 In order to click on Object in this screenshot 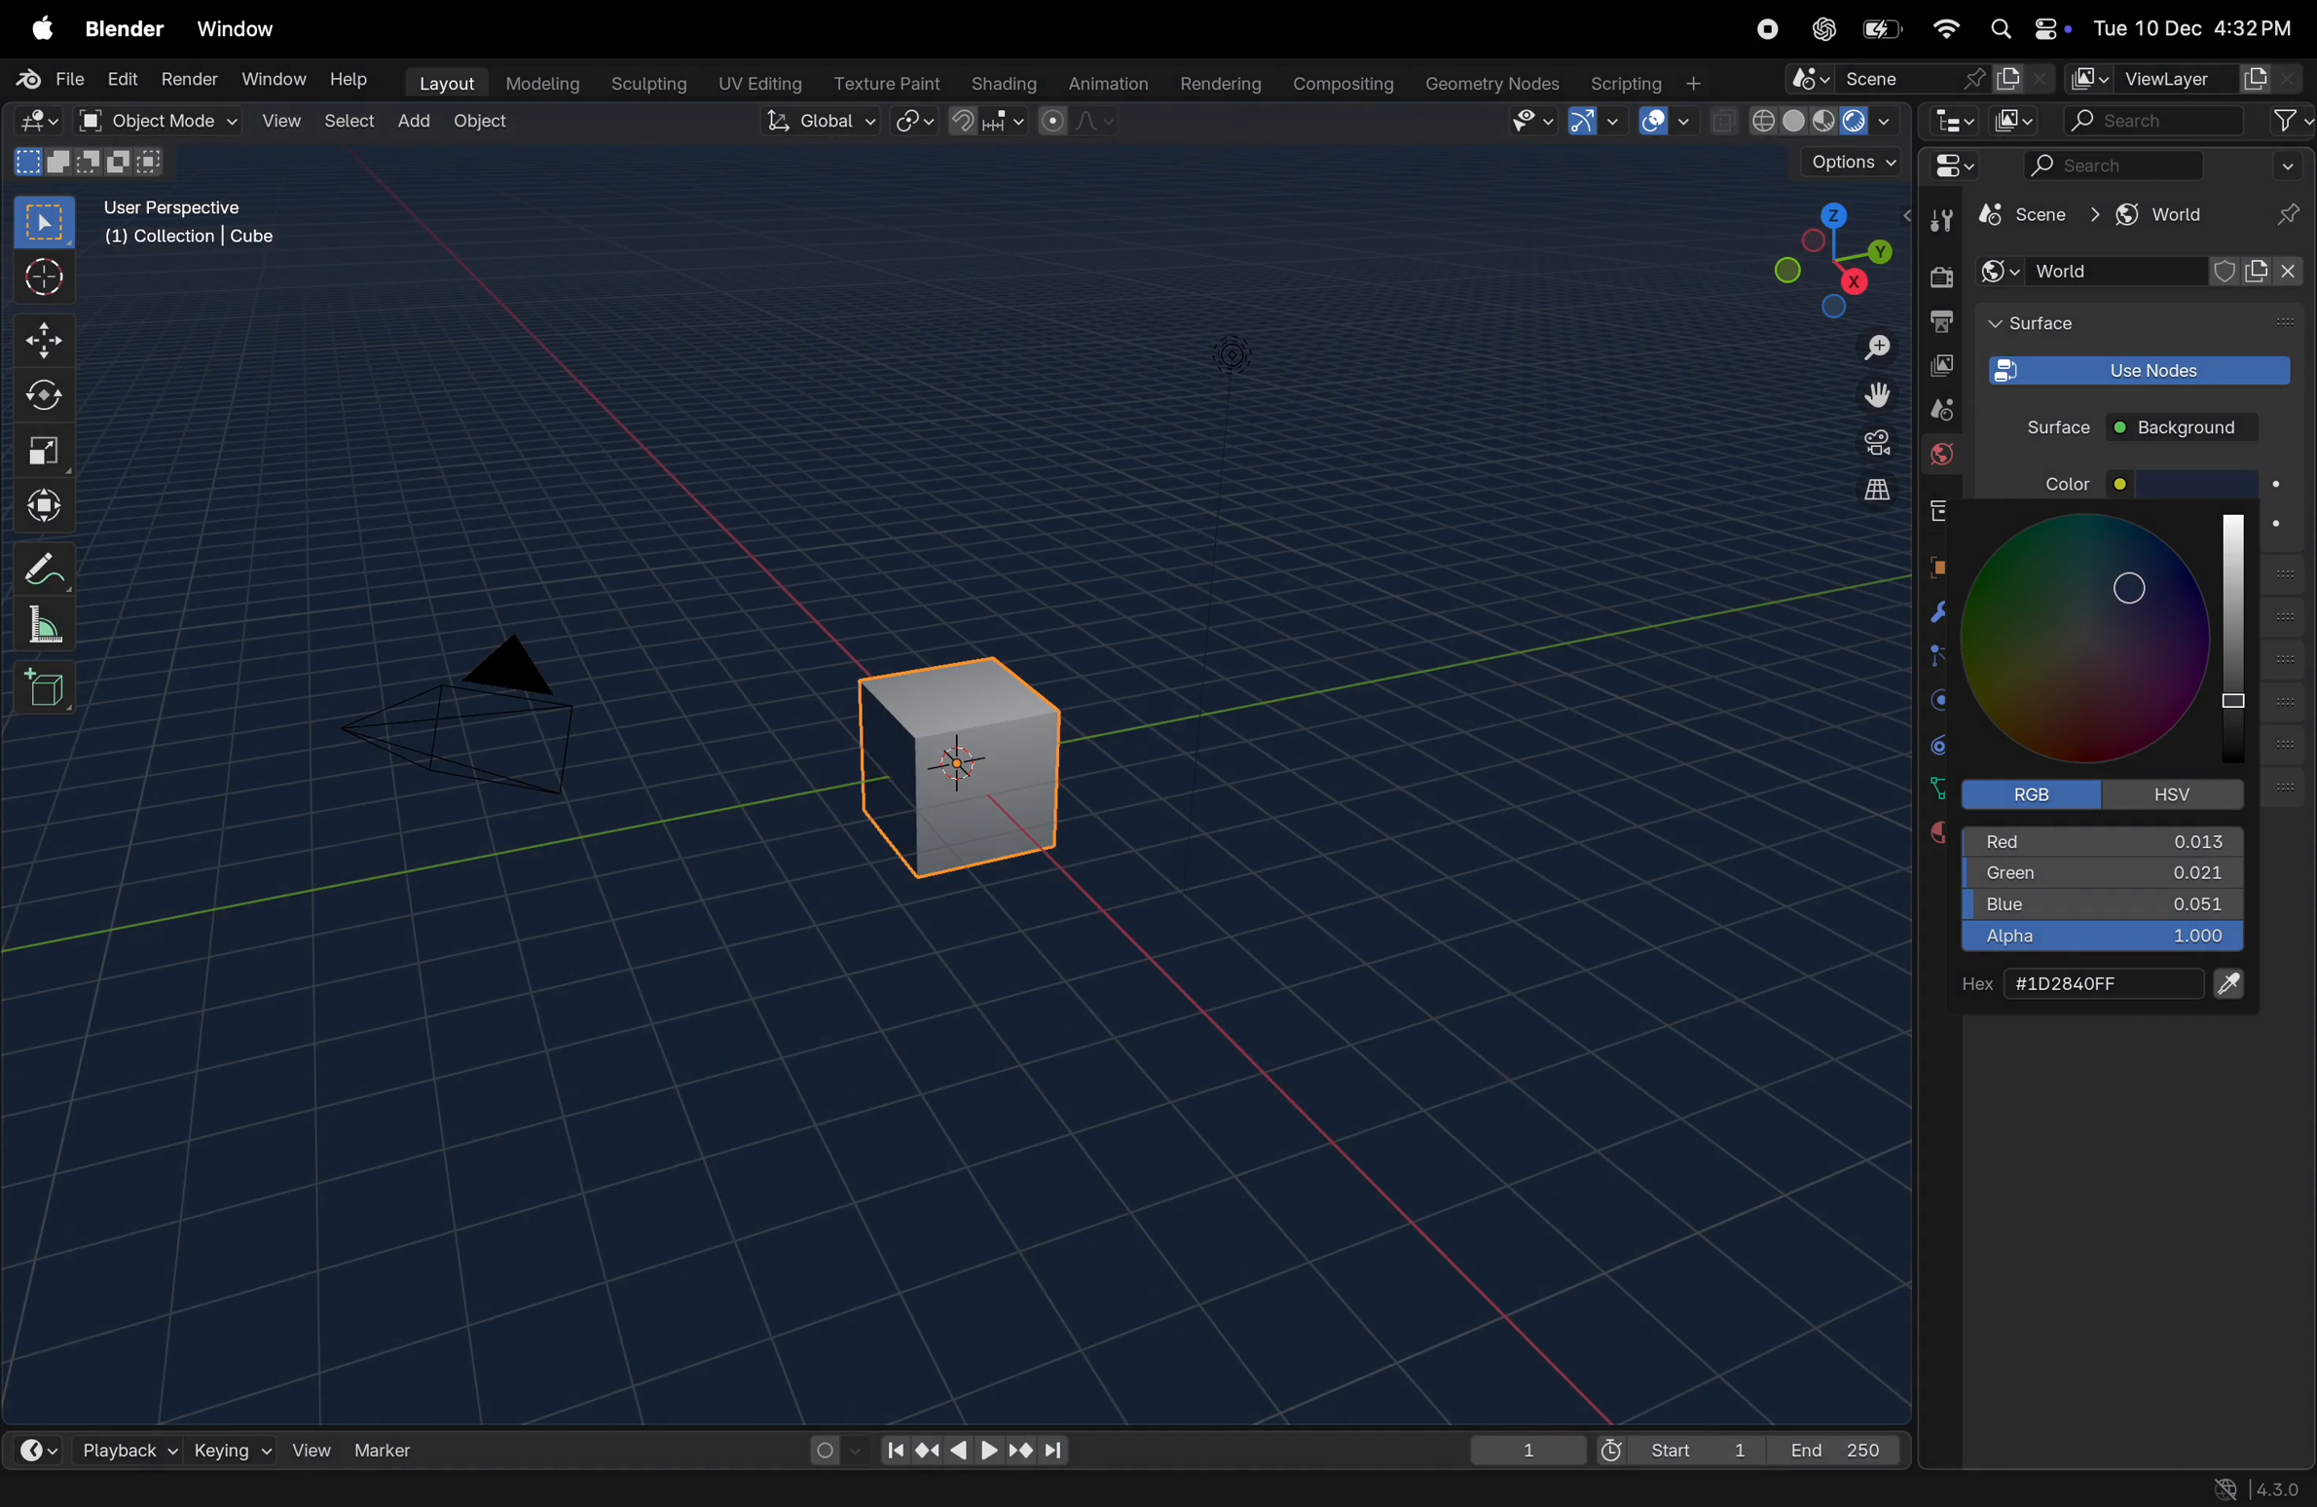, I will do `click(484, 123)`.